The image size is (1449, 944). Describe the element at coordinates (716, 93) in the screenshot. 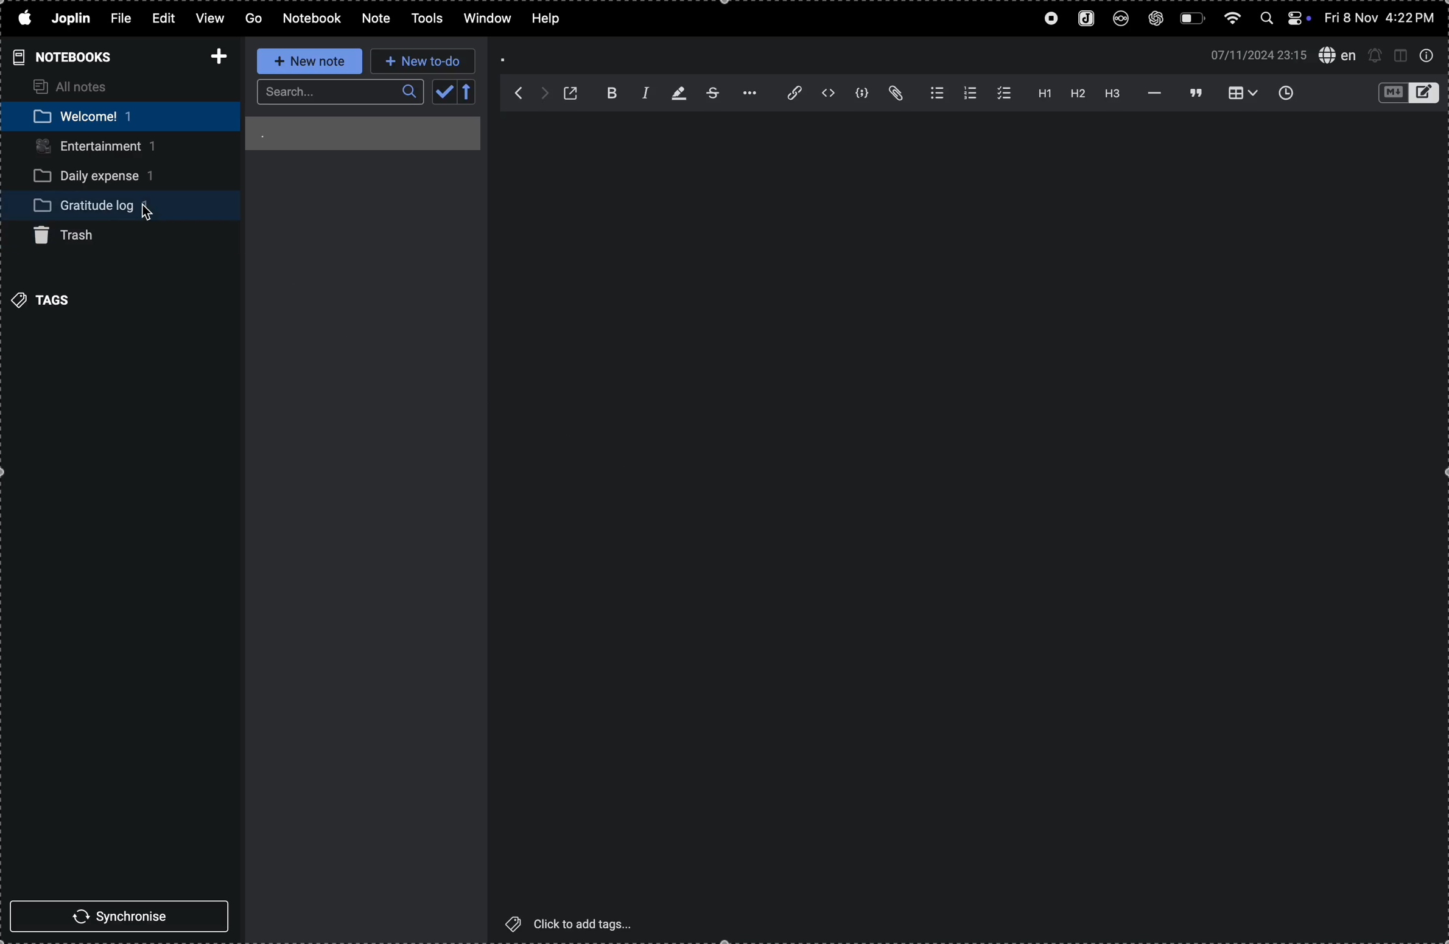

I see `strike  through` at that location.